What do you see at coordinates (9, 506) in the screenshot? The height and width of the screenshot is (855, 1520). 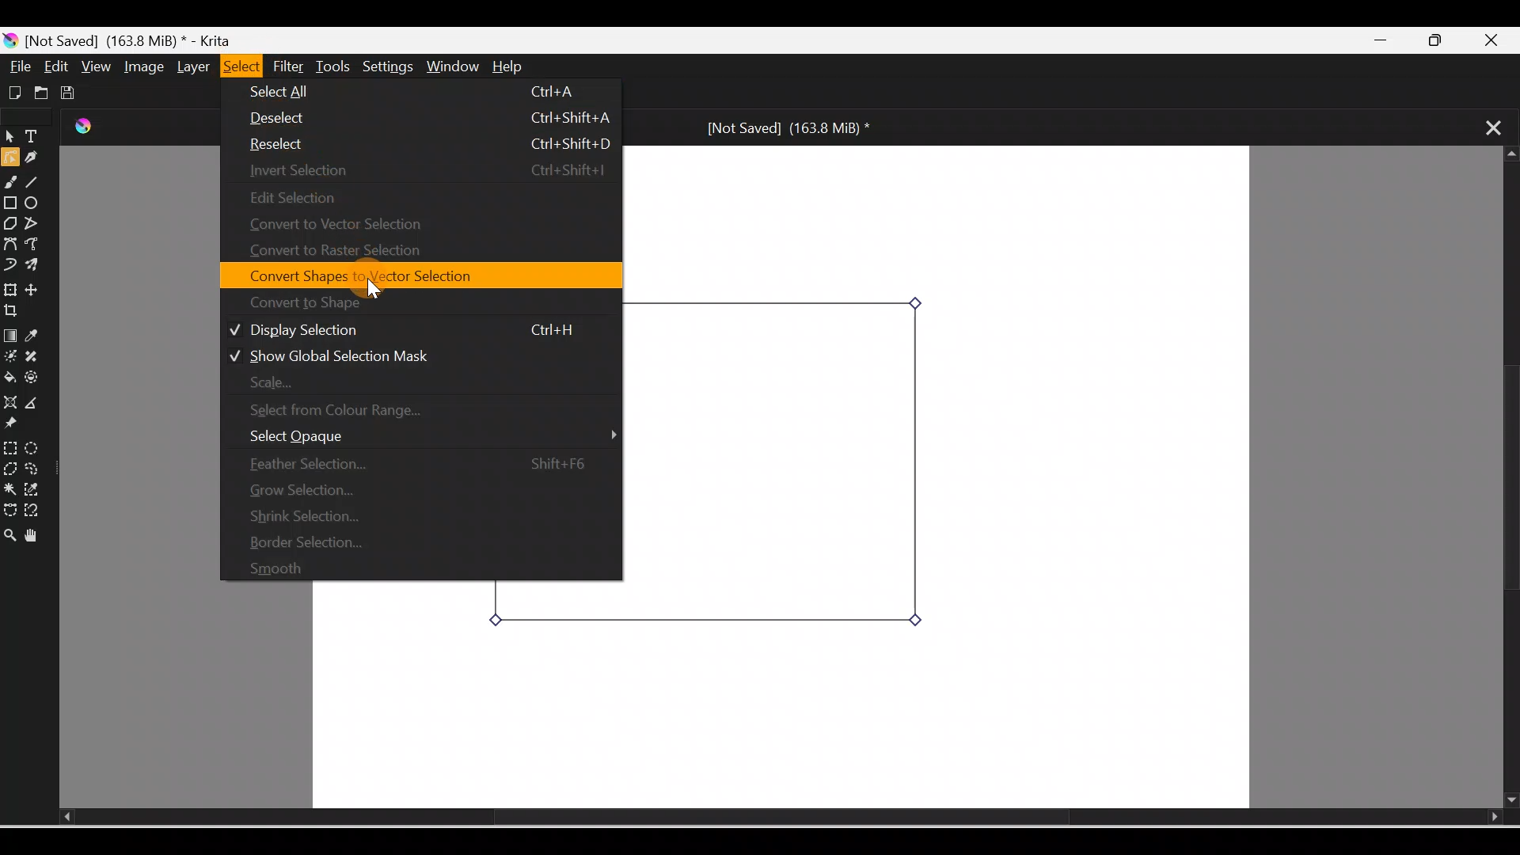 I see `Bezier curve selection tool` at bounding box center [9, 506].